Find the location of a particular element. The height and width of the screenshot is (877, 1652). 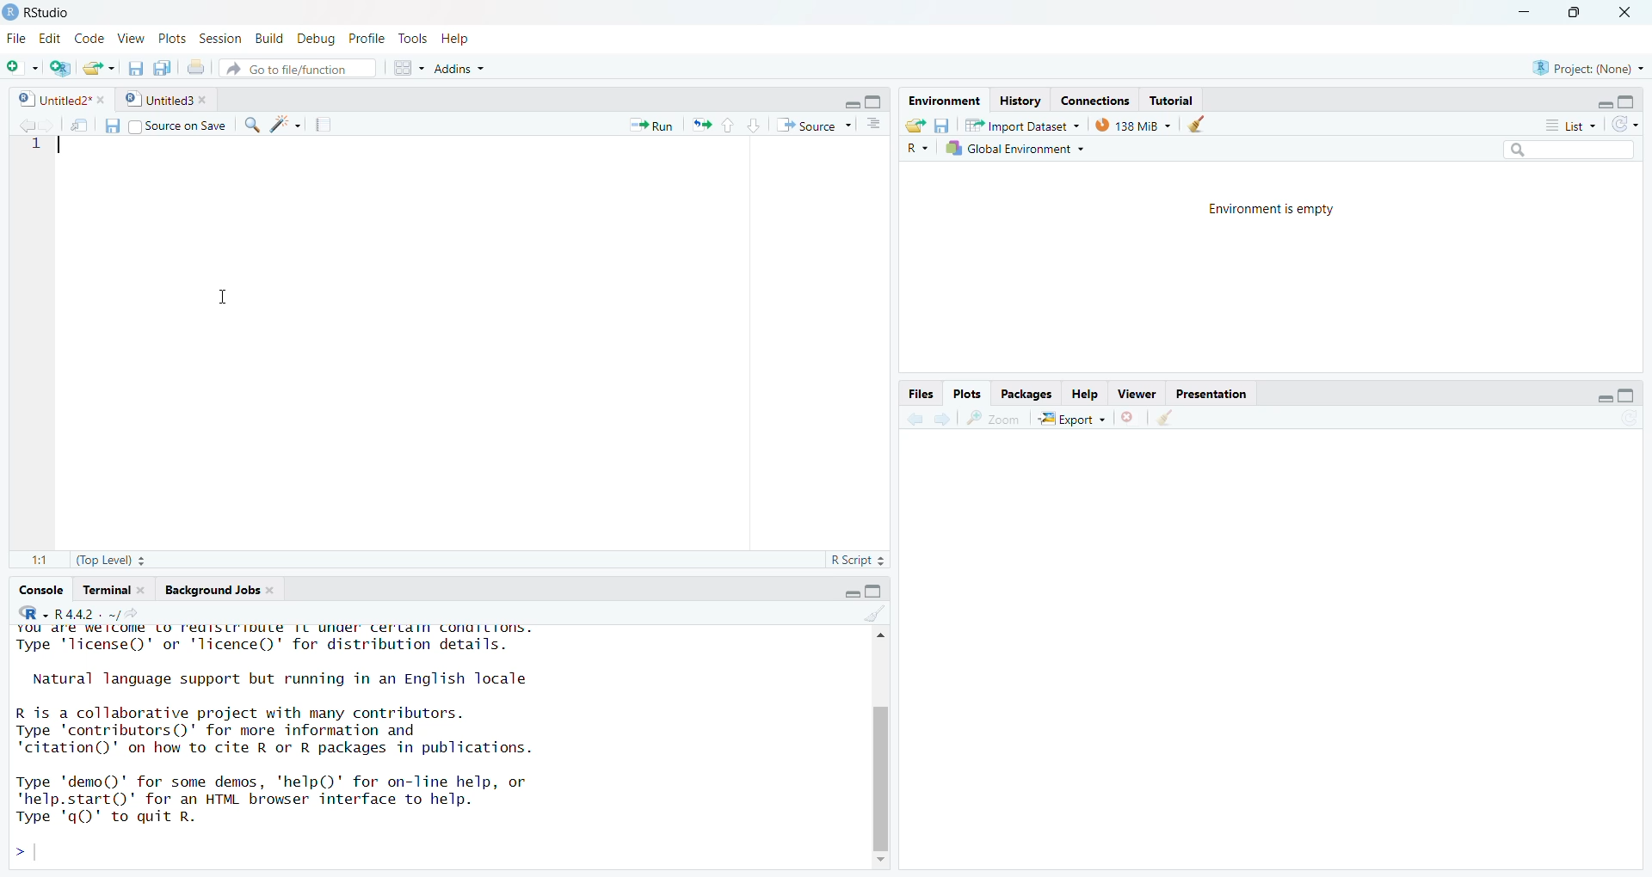

Files is located at coordinates (920, 392).